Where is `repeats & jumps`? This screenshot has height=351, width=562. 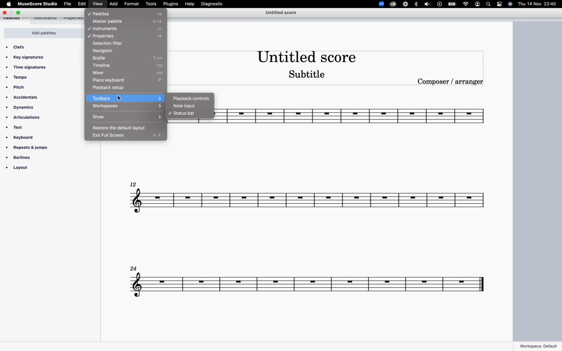
repeats & jumps is located at coordinates (28, 148).